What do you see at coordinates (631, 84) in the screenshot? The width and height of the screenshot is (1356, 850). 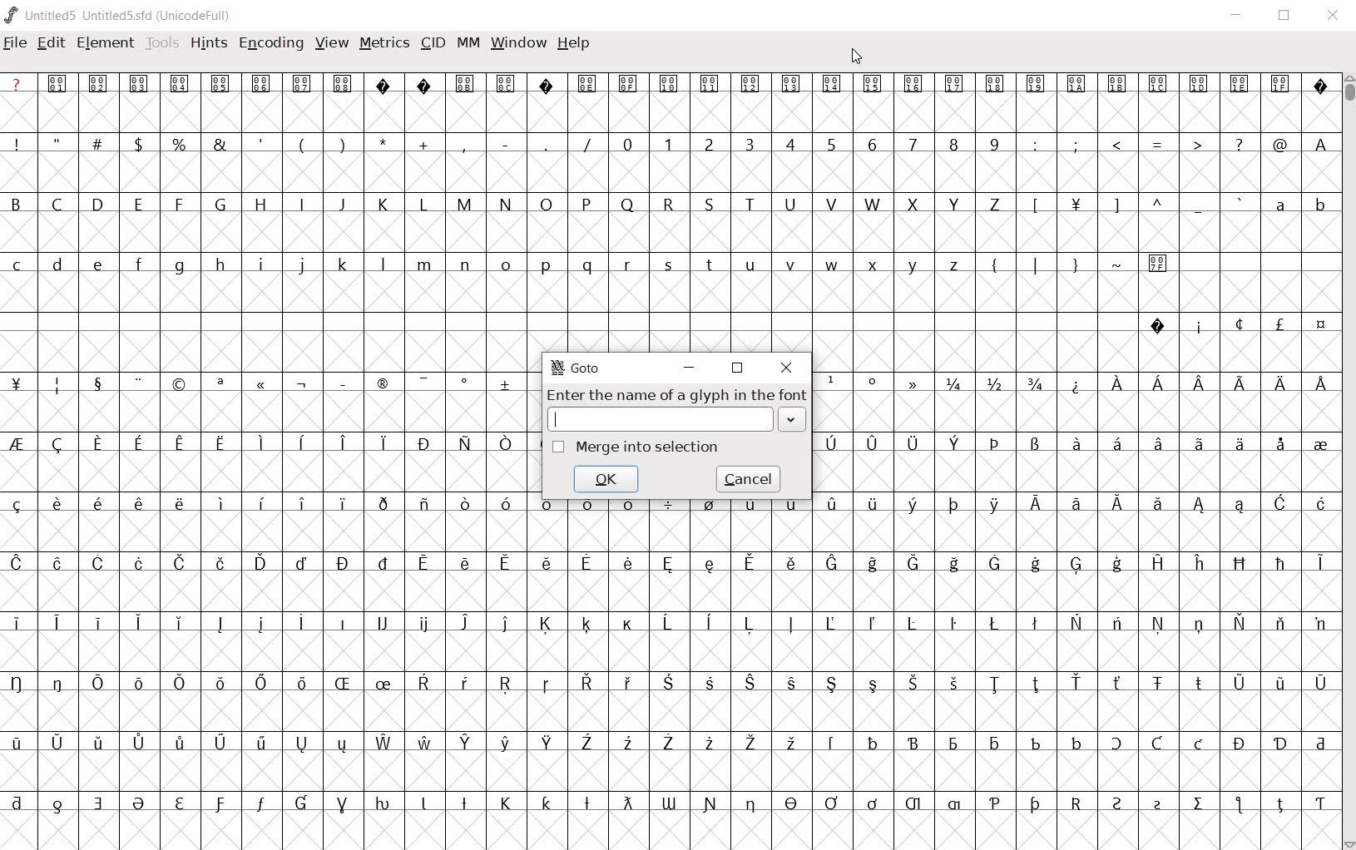 I see `Symbol` at bounding box center [631, 84].